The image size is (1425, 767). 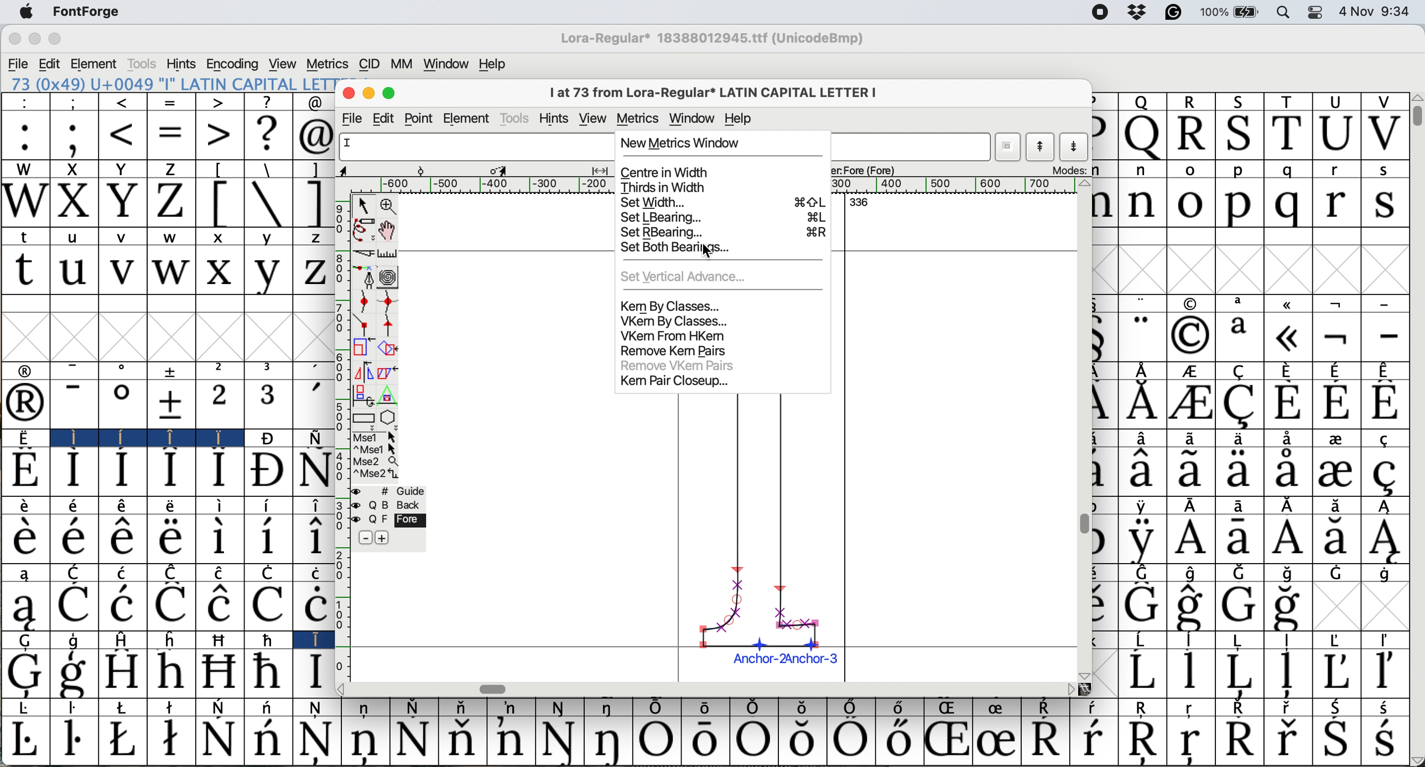 I want to click on p, so click(x=1237, y=204).